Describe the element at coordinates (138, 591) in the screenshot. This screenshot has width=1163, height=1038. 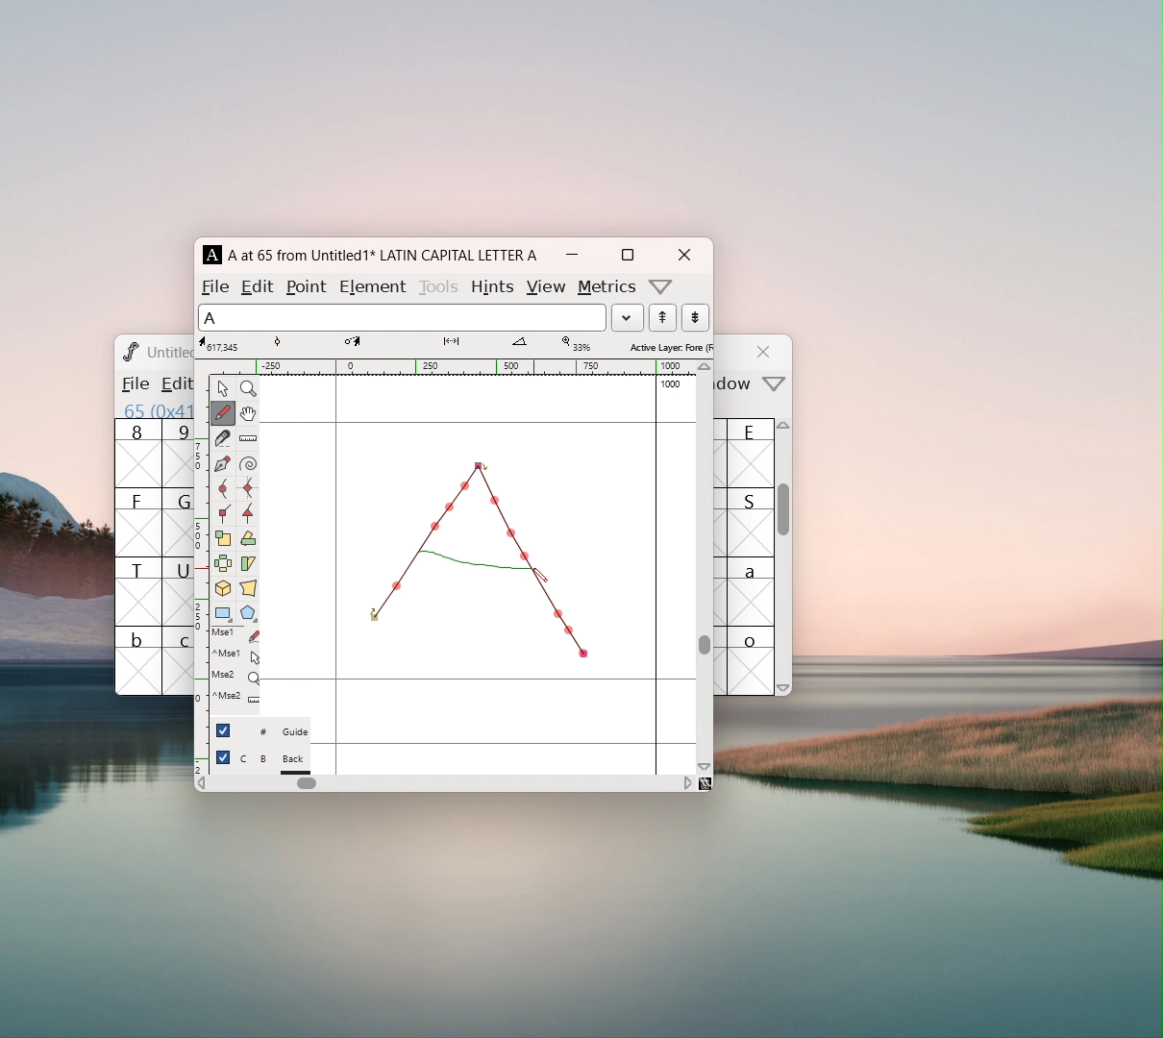
I see `T` at that location.